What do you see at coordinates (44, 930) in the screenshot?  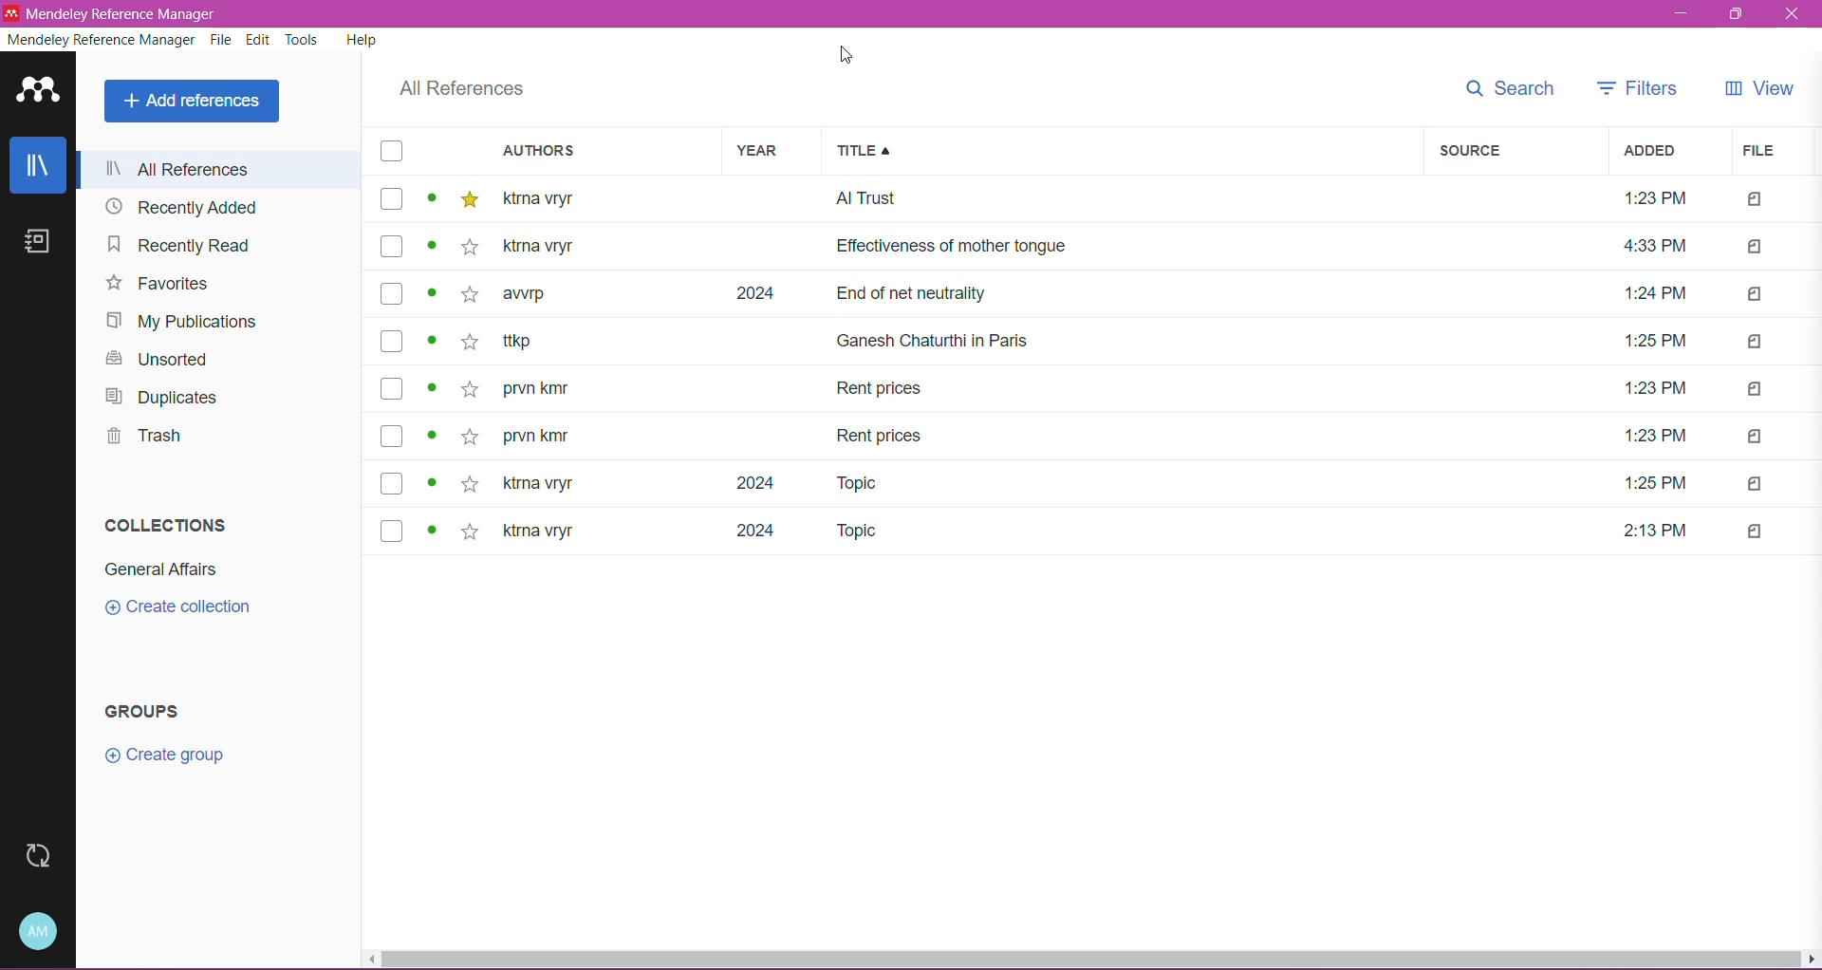 I see `Account and Help` at bounding box center [44, 930].